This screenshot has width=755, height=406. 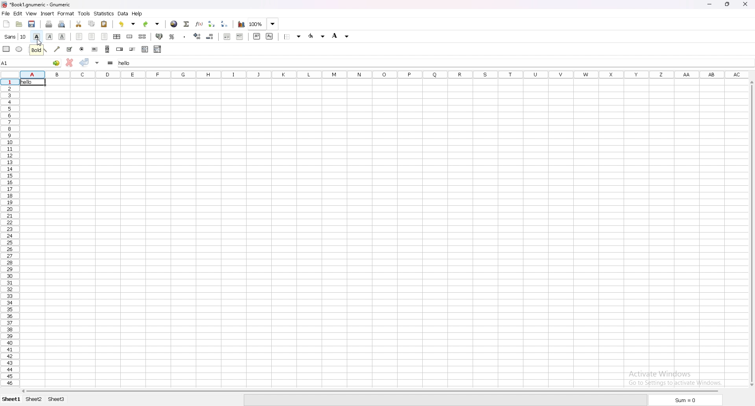 What do you see at coordinates (224, 24) in the screenshot?
I see `sort descending` at bounding box center [224, 24].